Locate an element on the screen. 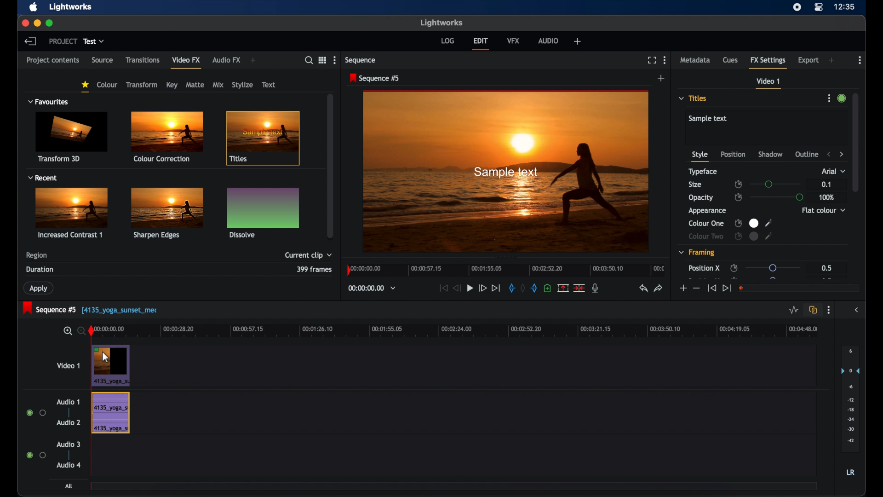  enable disable is located at coordinates (738, 184).